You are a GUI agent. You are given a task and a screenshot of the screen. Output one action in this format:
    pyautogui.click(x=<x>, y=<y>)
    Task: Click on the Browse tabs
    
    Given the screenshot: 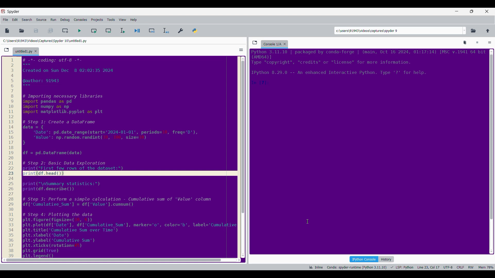 What is the action you would take?
    pyautogui.click(x=6, y=50)
    